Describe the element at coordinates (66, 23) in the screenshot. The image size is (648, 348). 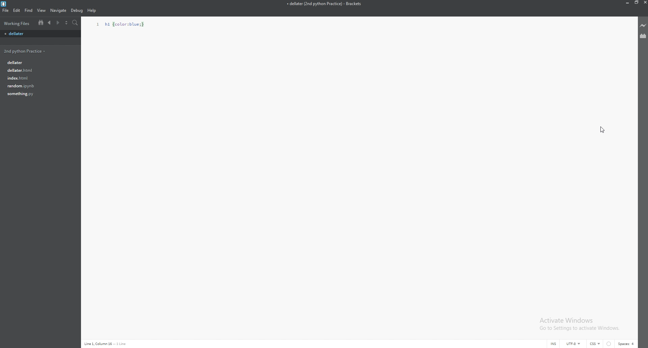
I see `split view` at that location.